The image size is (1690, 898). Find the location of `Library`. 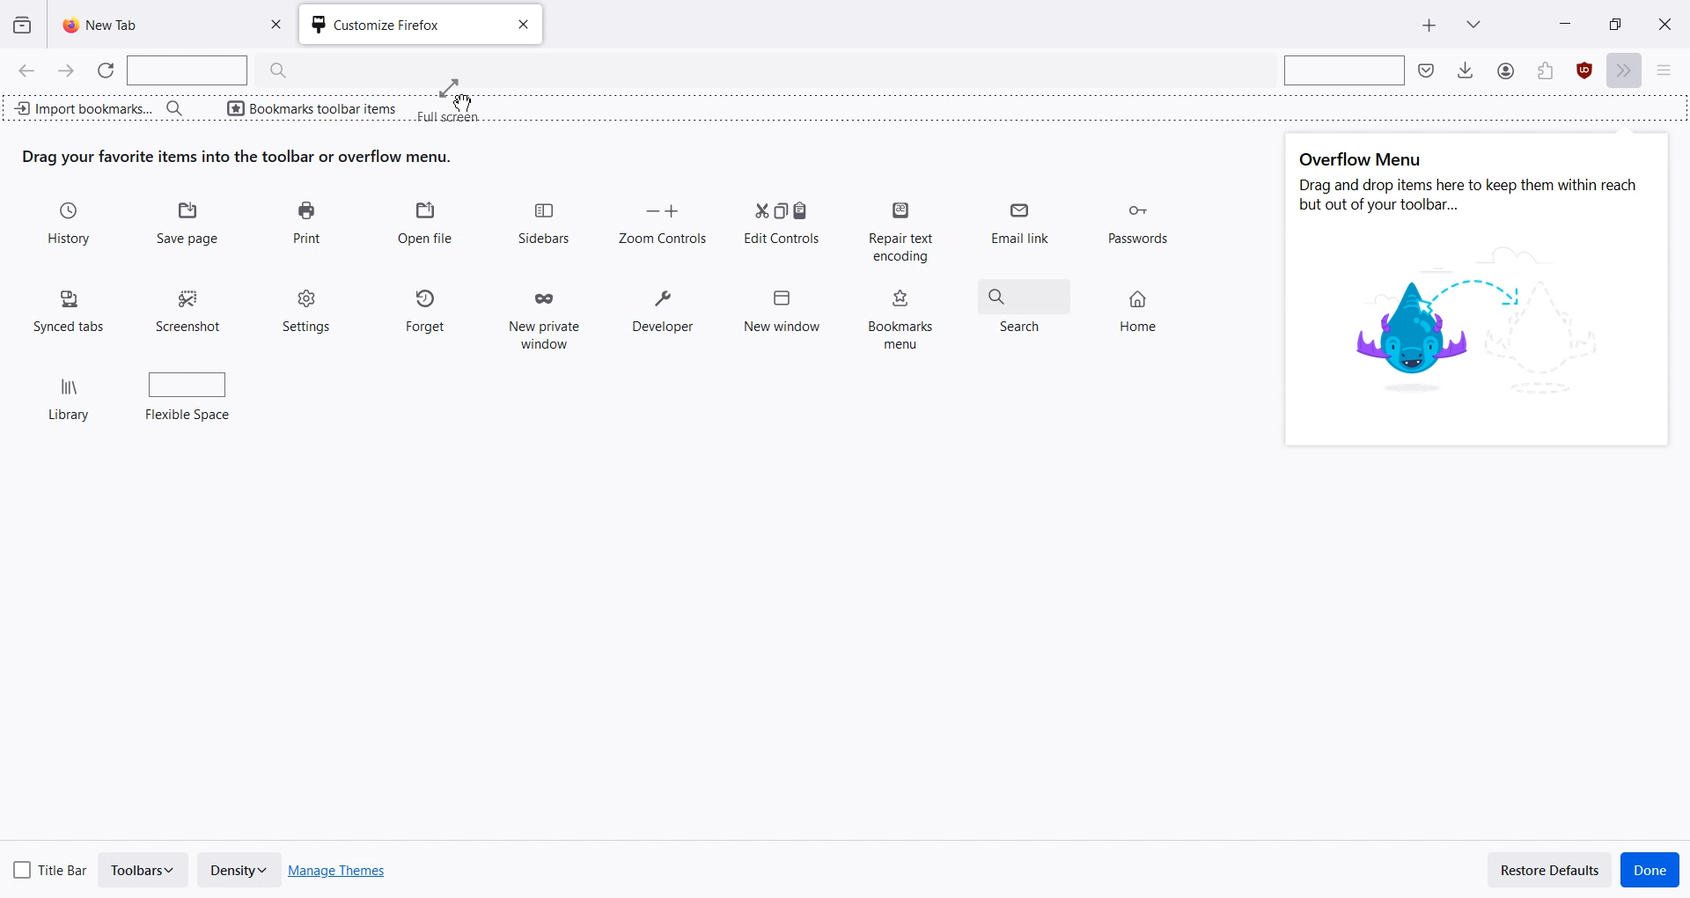

Library is located at coordinates (72, 391).